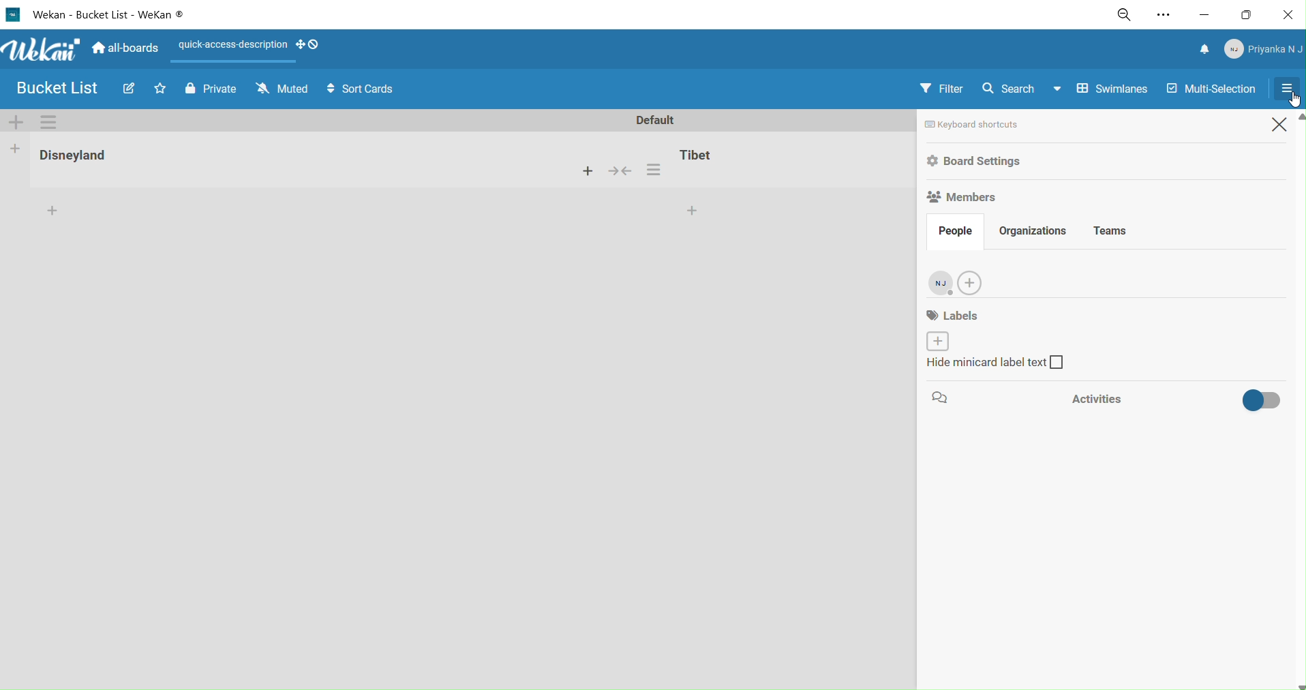 The width and height of the screenshot is (1306, 690). I want to click on create lable, so click(943, 341).